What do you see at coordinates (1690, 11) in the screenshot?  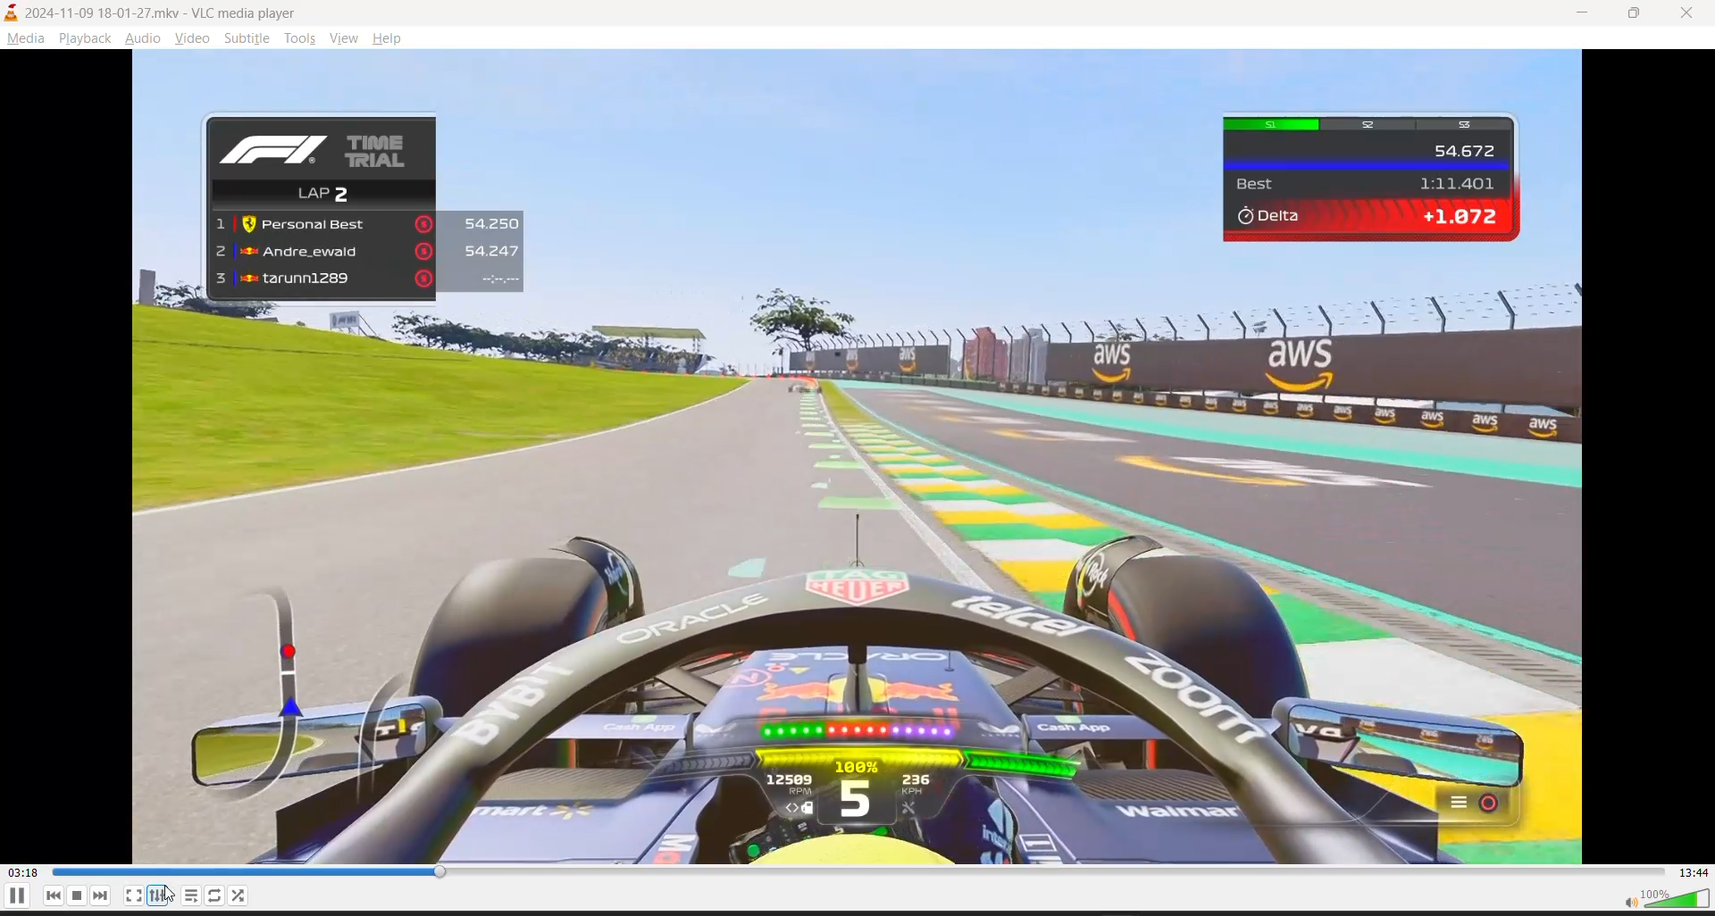 I see `close` at bounding box center [1690, 11].